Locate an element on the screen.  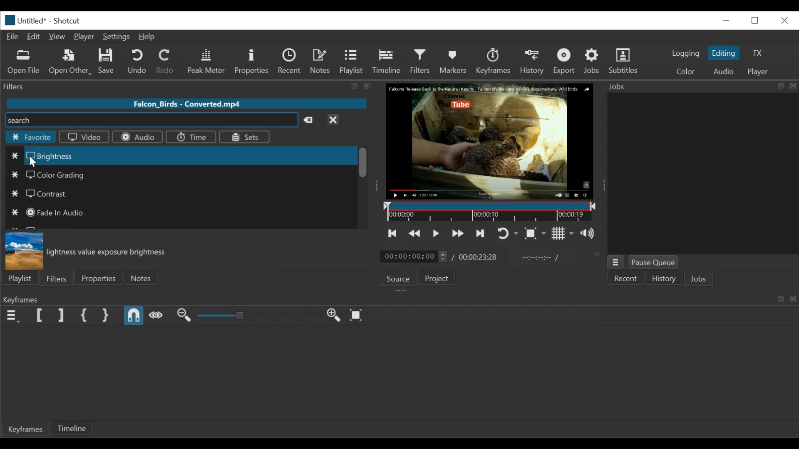
Zoom keyframe out  is located at coordinates (335, 316).